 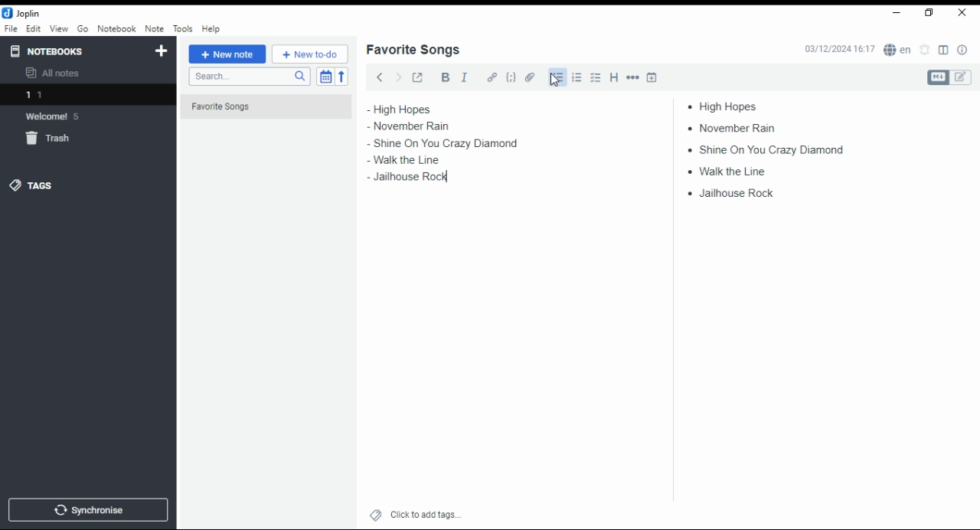 I want to click on view, so click(x=59, y=29).